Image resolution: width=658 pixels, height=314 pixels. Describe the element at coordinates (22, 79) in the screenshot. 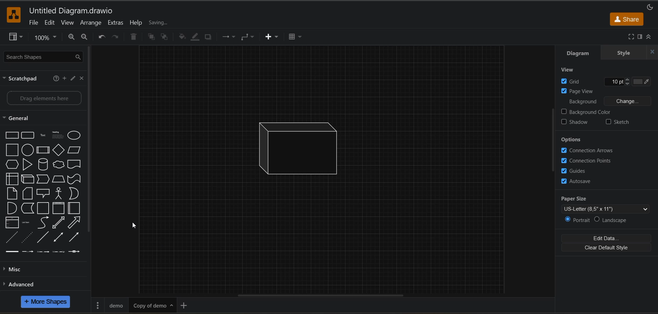

I see `scratch pad` at that location.